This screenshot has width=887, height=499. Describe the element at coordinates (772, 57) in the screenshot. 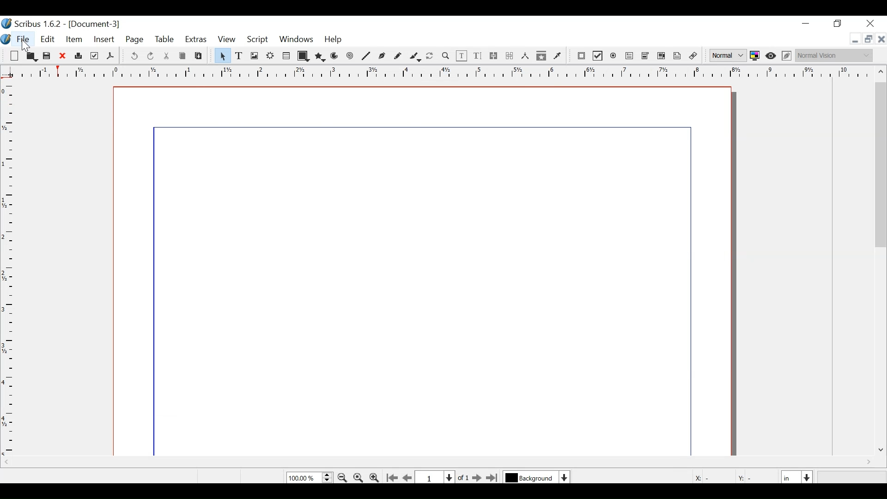

I see `Preview mode` at that location.